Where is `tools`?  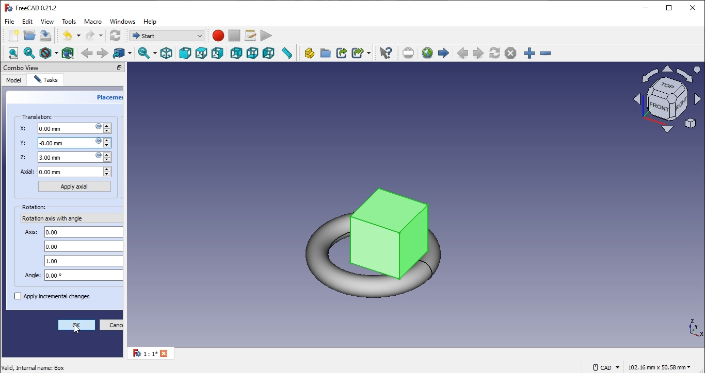 tools is located at coordinates (69, 21).